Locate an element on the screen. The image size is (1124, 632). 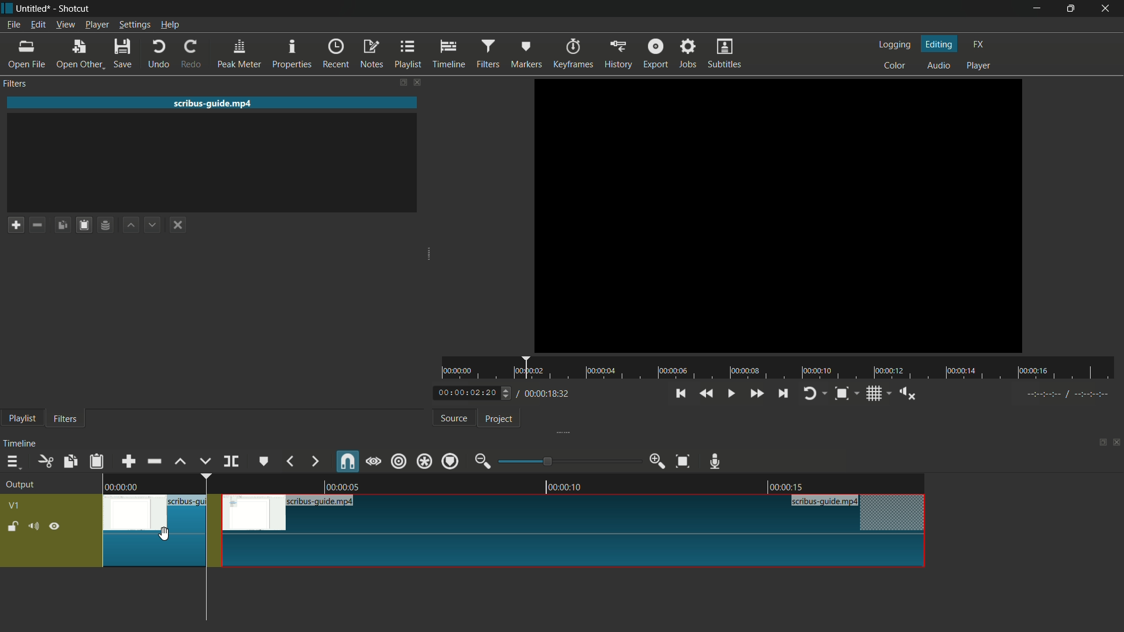
skip to the next point is located at coordinates (784, 393).